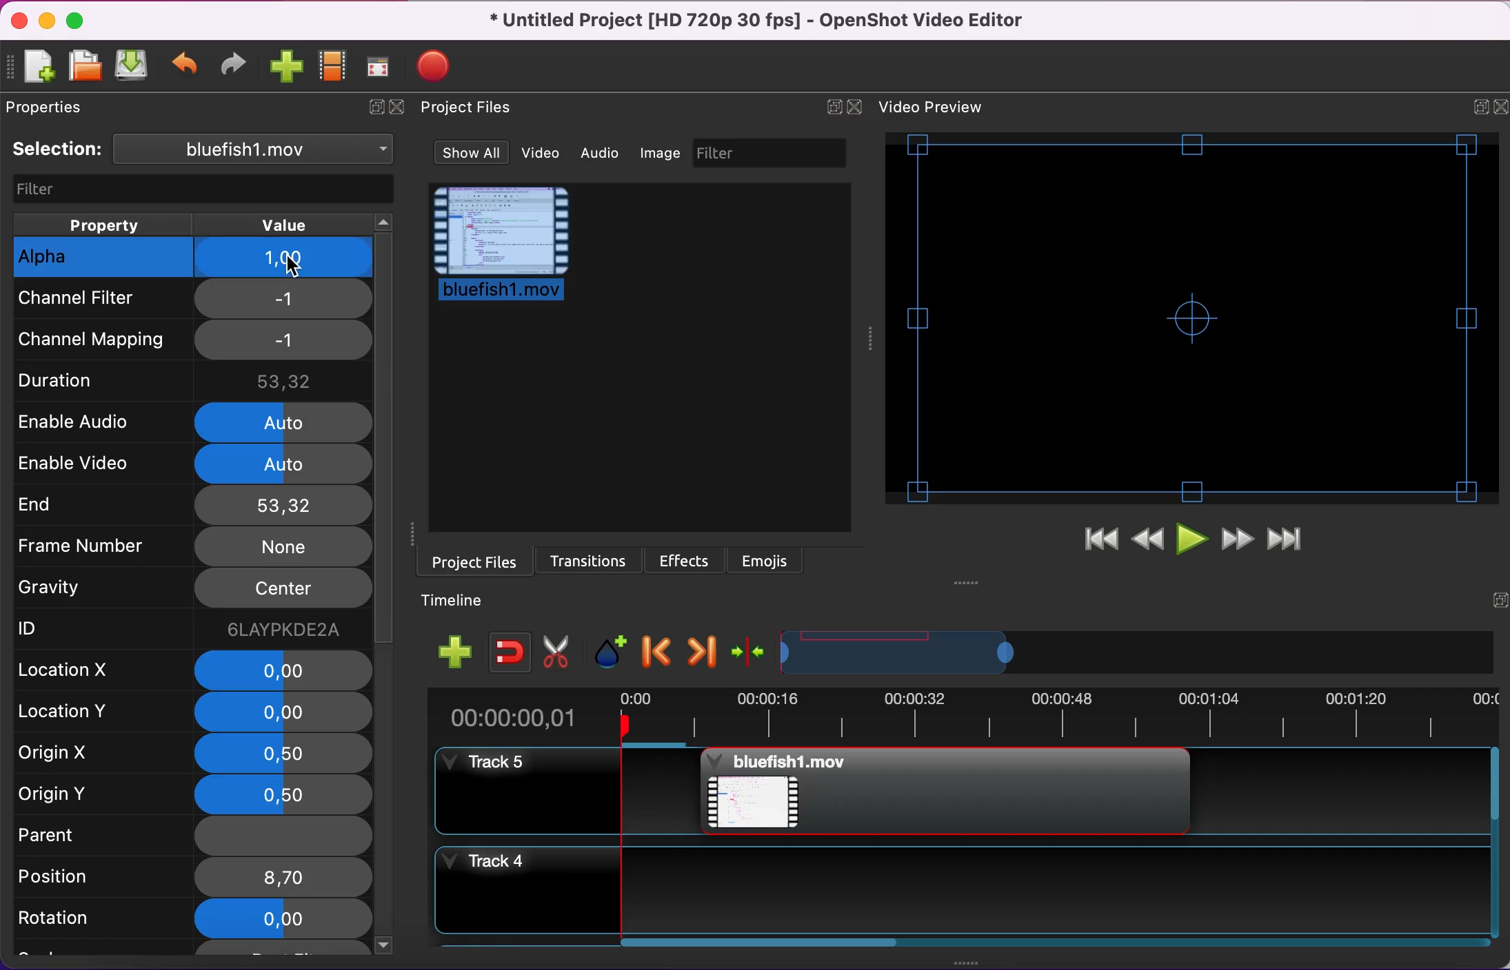  Describe the element at coordinates (614, 652) in the screenshot. I see `add marker` at that location.